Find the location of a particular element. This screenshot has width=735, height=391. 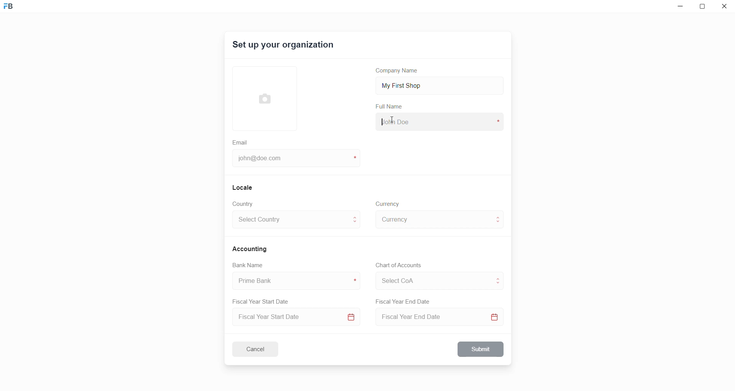

select country is located at coordinates (290, 221).